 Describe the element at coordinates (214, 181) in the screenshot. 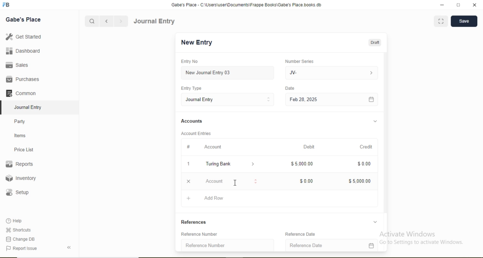

I see `Account` at that location.